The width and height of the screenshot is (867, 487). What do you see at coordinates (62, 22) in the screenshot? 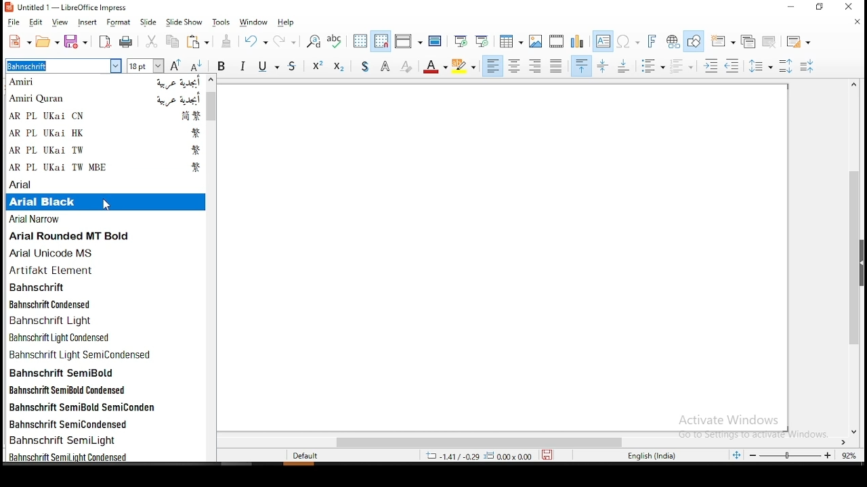
I see `view` at bounding box center [62, 22].